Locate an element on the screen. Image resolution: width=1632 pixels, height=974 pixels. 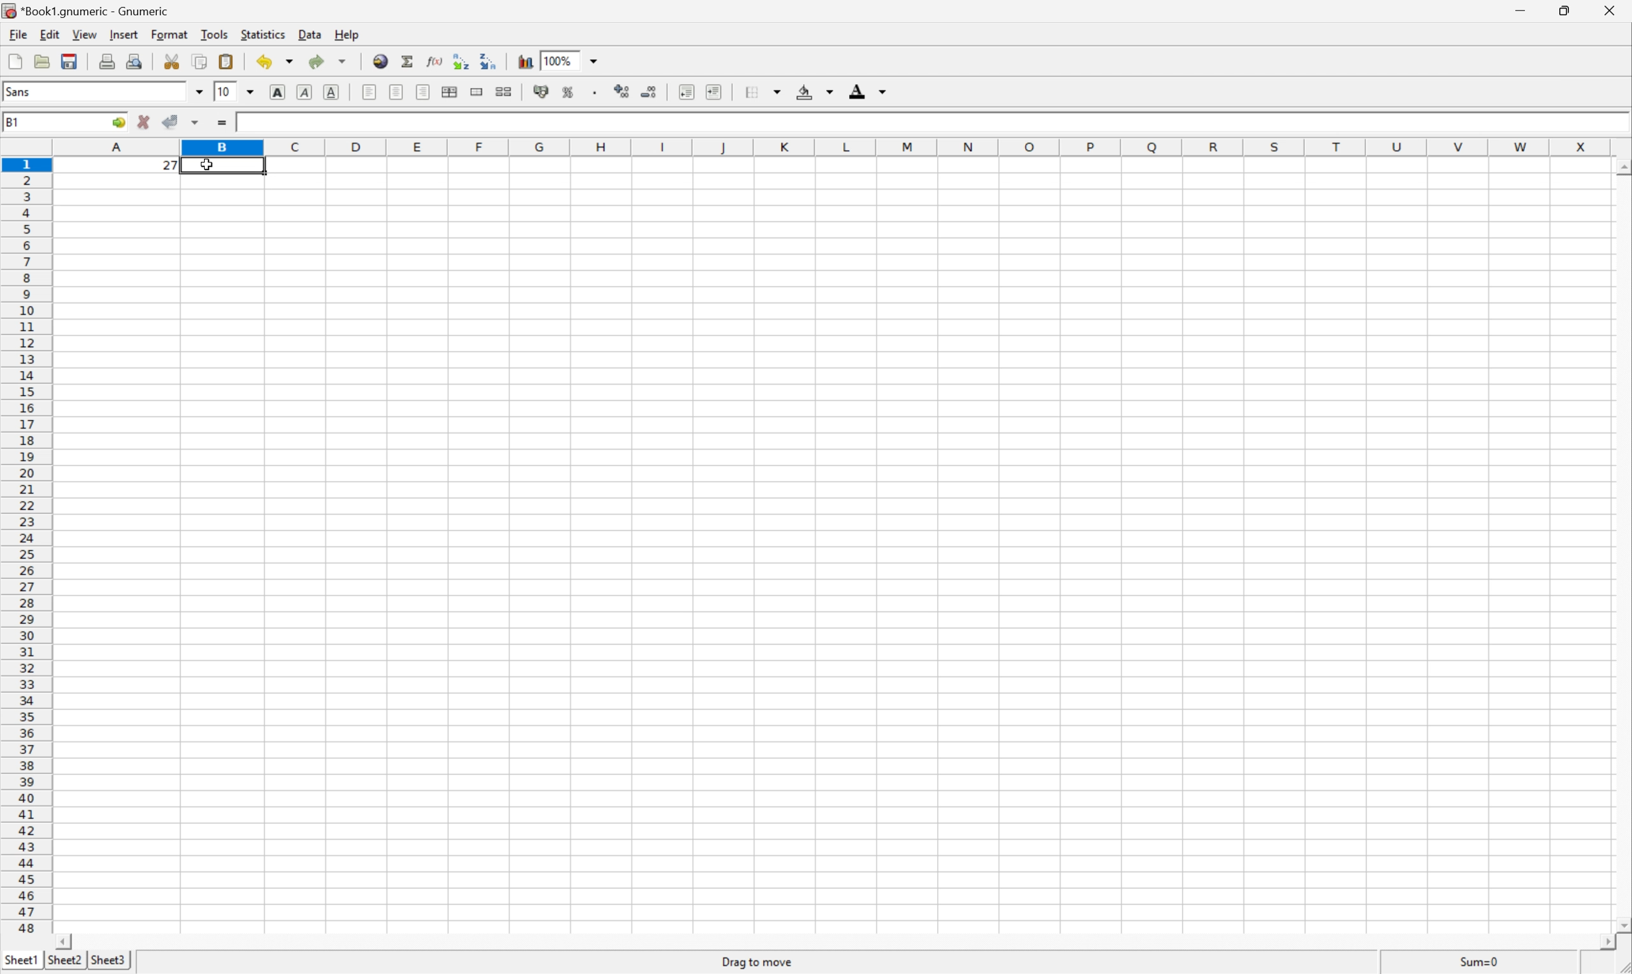
Print preview is located at coordinates (135, 60).